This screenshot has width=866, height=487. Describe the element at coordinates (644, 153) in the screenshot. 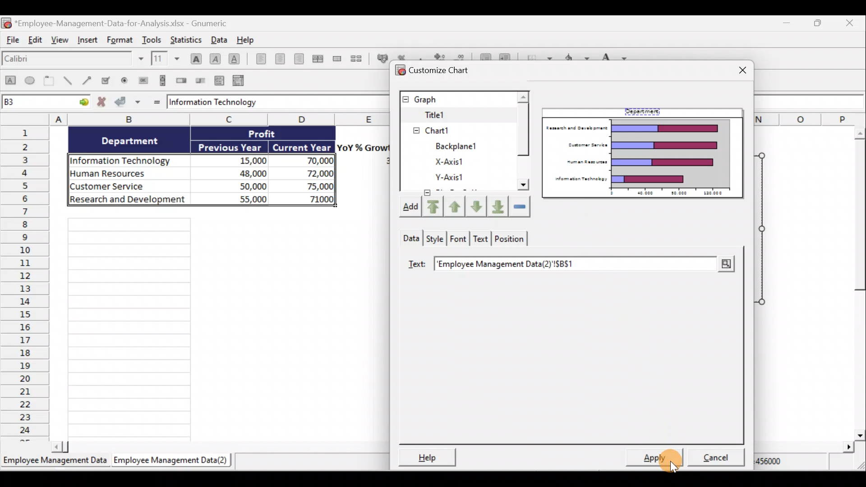

I see `Preview` at that location.